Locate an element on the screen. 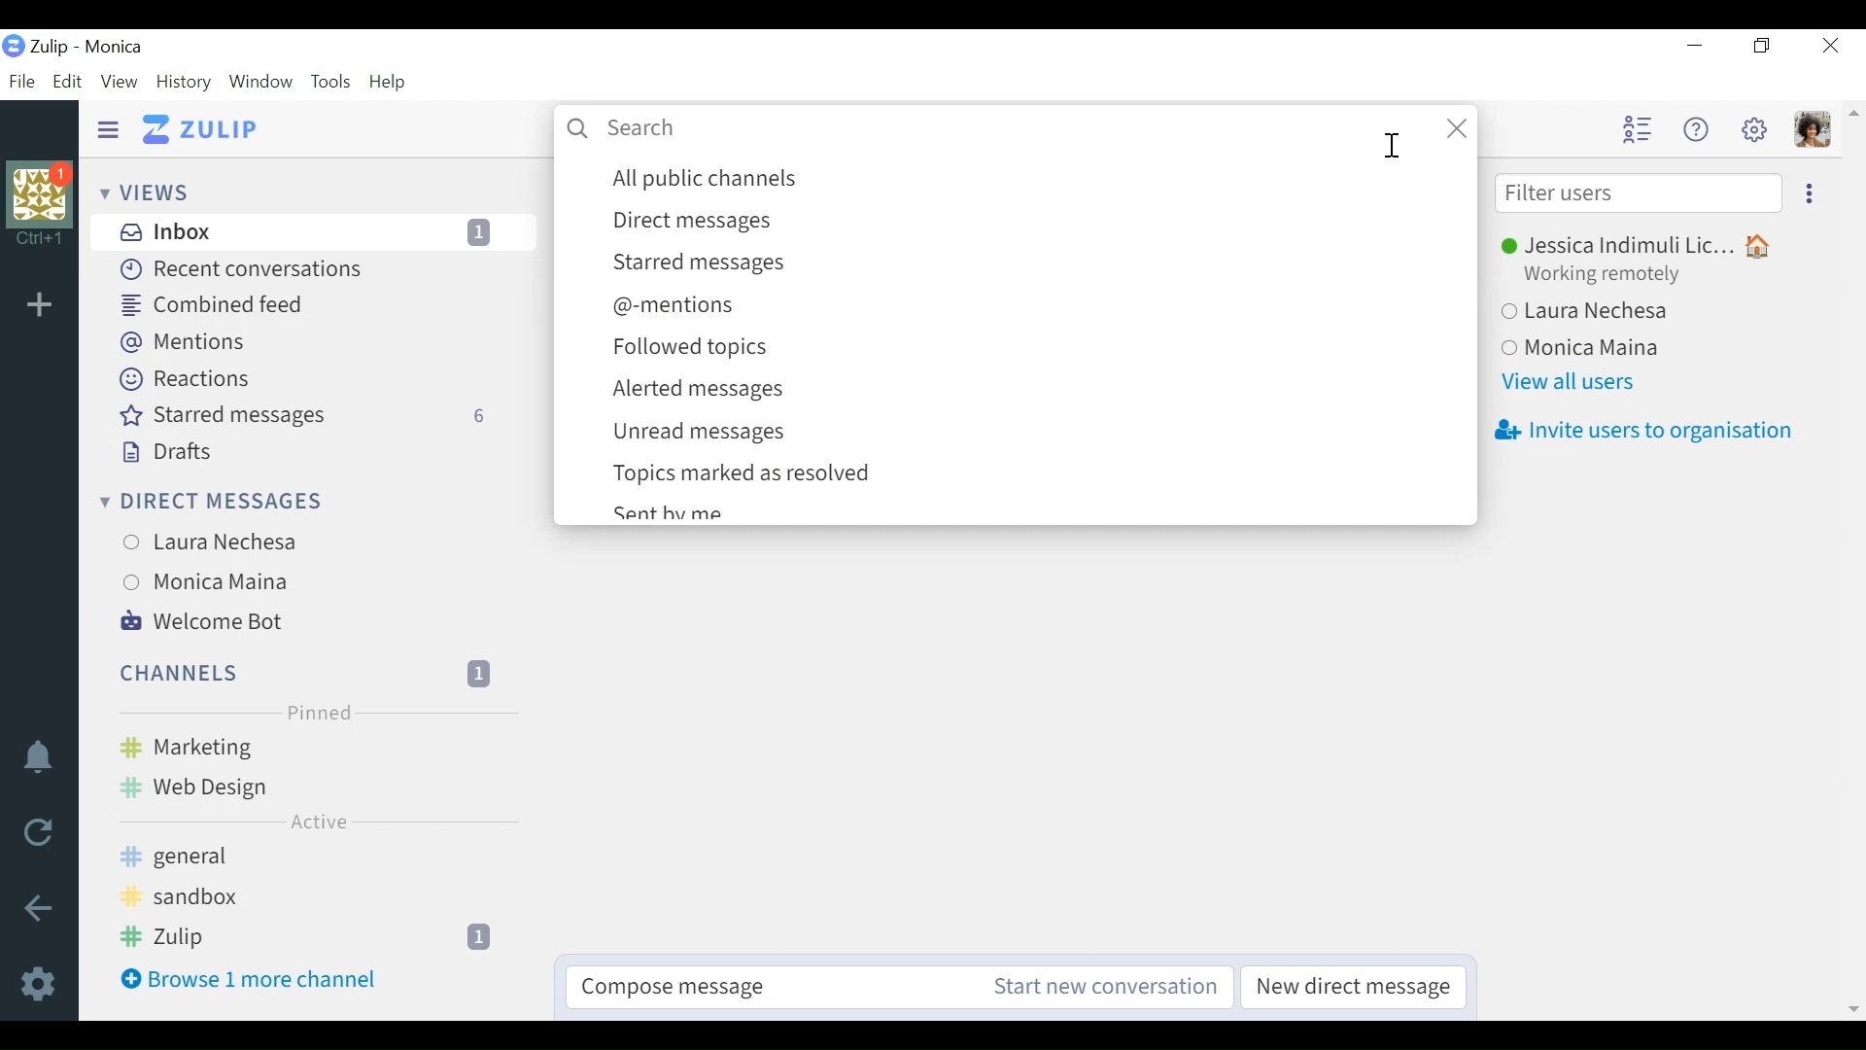 This screenshot has width=1866, height=1050. Settings menu is located at coordinates (1756, 128).